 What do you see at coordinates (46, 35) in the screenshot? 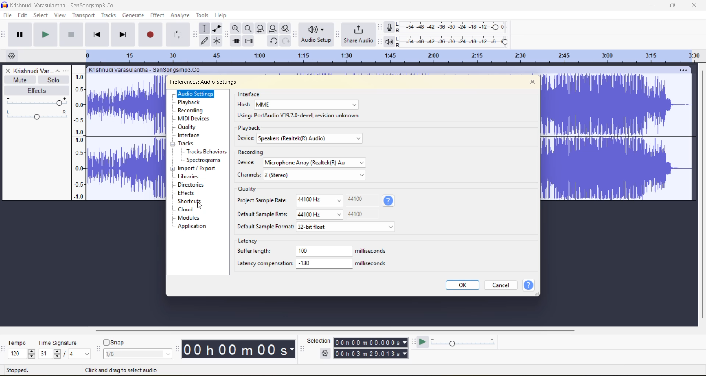
I see `play` at bounding box center [46, 35].